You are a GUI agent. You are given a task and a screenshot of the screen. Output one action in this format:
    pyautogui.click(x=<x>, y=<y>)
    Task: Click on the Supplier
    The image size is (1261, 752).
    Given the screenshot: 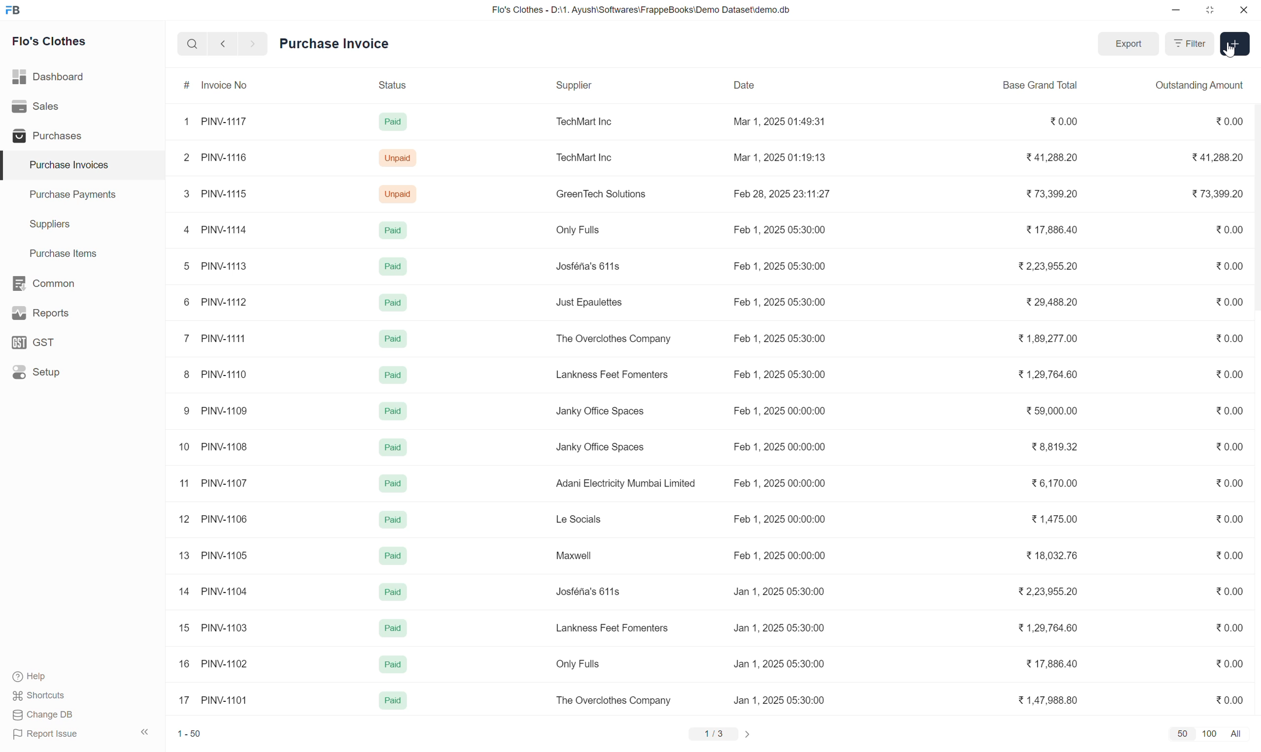 What is the action you would take?
    pyautogui.click(x=600, y=86)
    